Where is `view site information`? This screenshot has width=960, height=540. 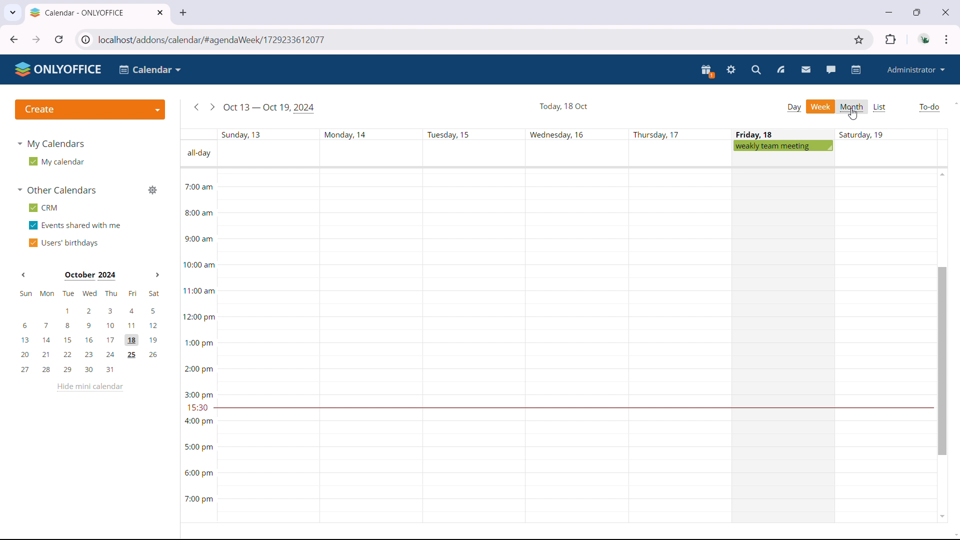 view site information is located at coordinates (85, 40).